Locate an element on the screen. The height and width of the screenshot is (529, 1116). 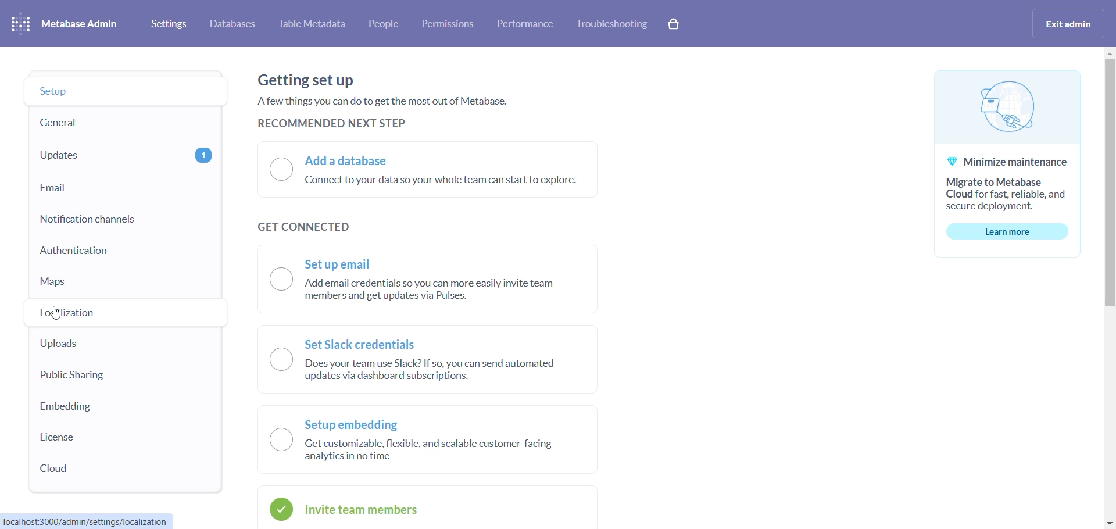
setup is located at coordinates (105, 94).